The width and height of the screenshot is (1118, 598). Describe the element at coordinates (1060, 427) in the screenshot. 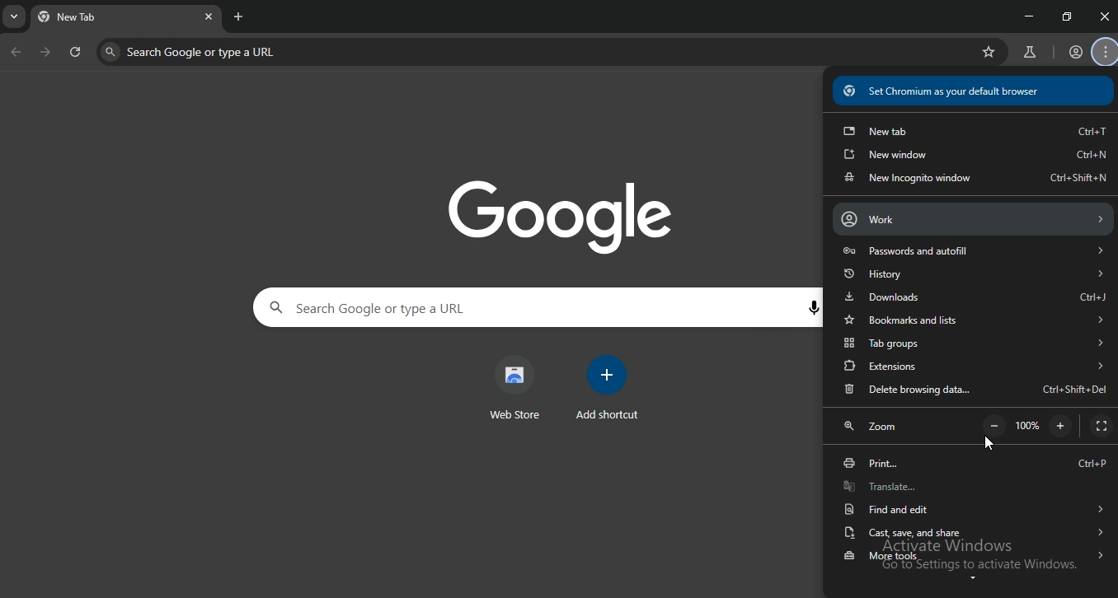

I see `zoom out` at that location.